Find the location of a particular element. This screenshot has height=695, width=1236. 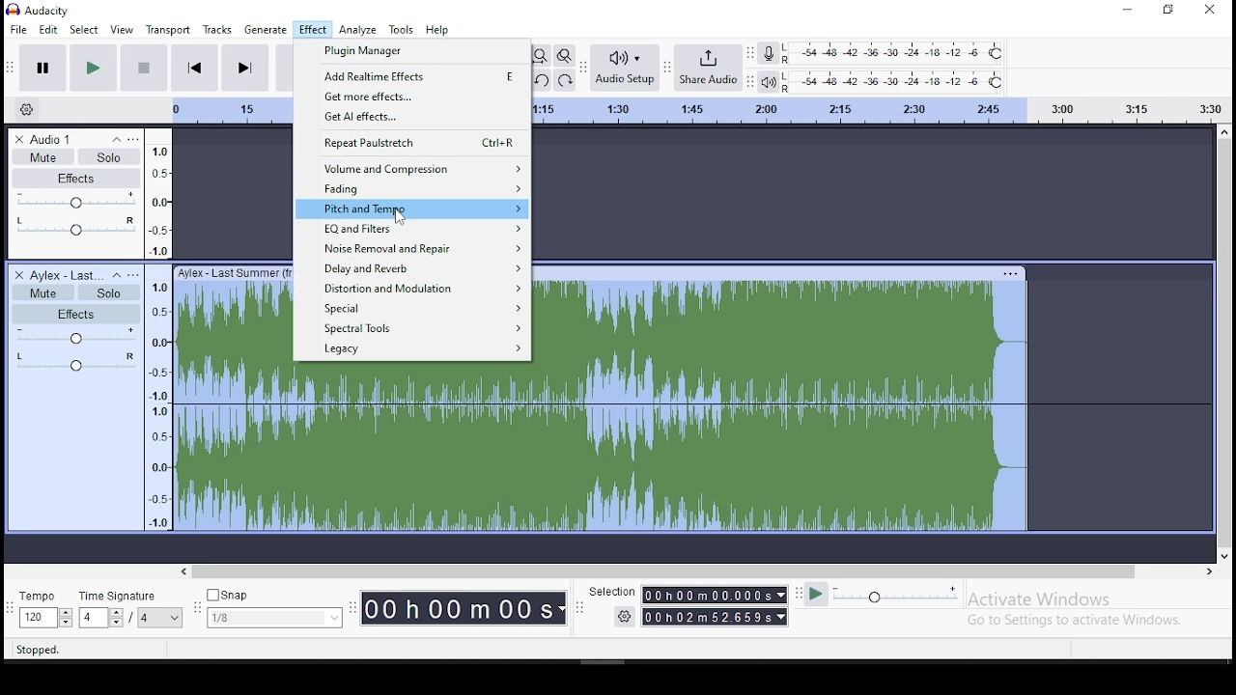

audio track is located at coordinates (411, 446).